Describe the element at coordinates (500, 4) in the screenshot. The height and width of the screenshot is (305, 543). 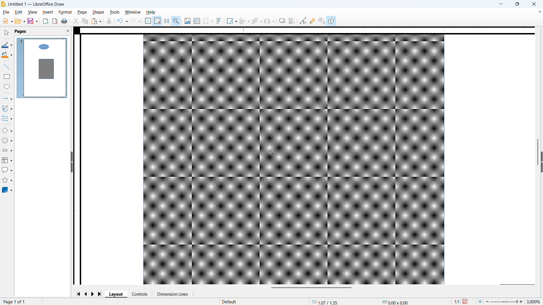
I see `minimise ` at that location.